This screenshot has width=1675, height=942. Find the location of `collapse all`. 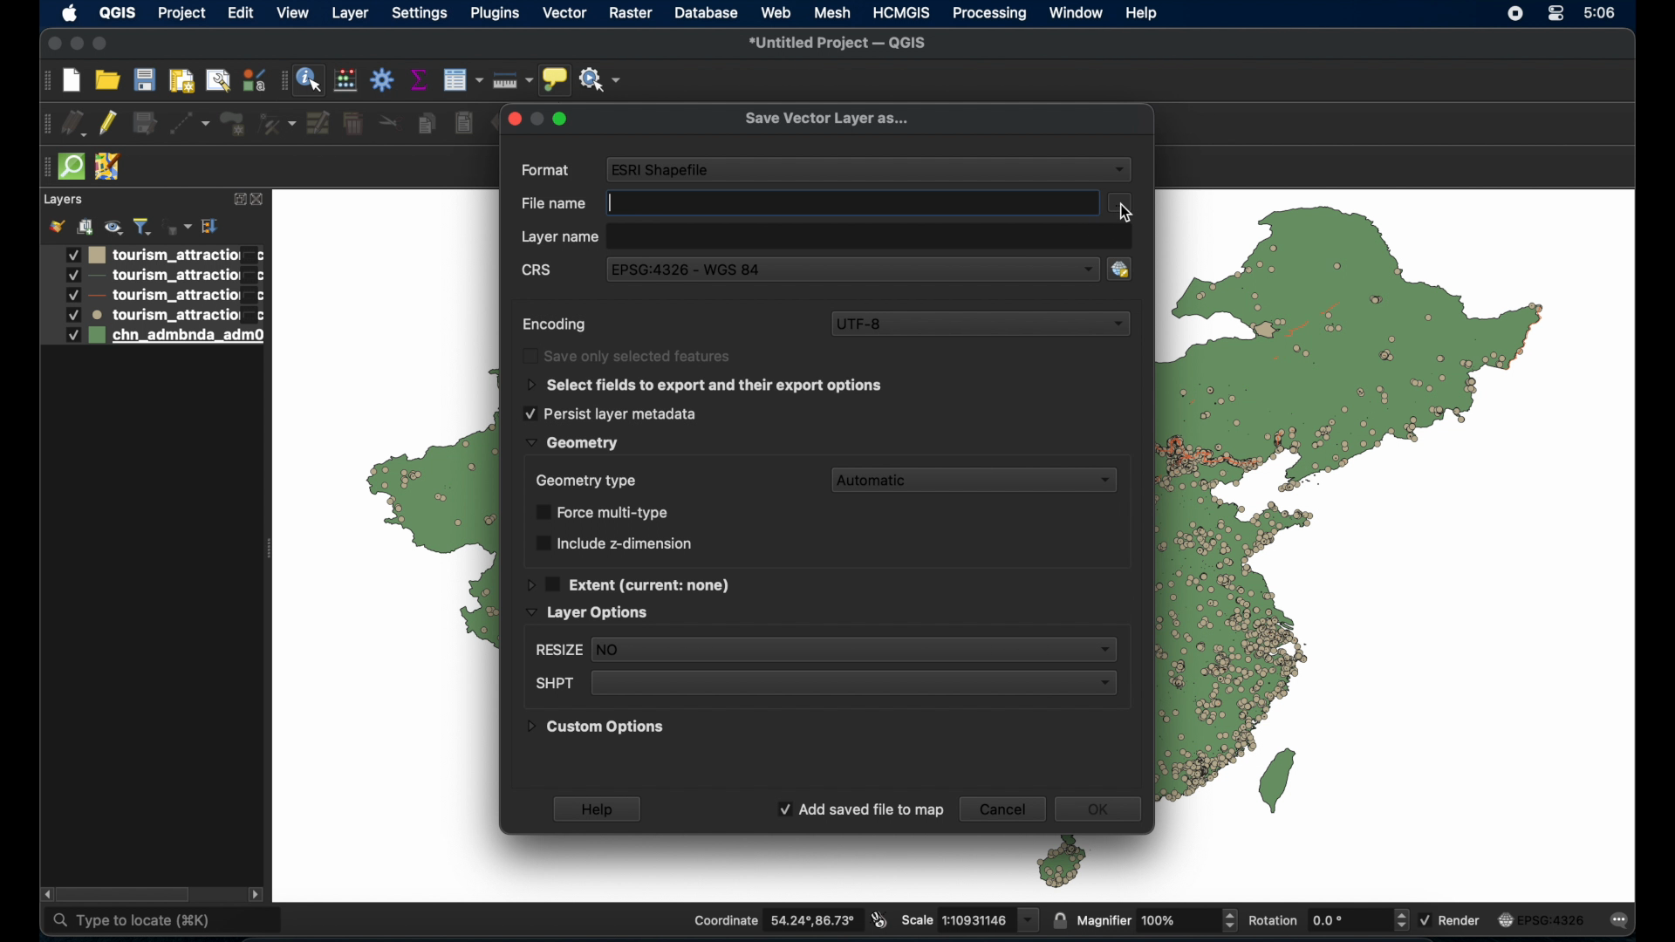

collapse all is located at coordinates (209, 226).